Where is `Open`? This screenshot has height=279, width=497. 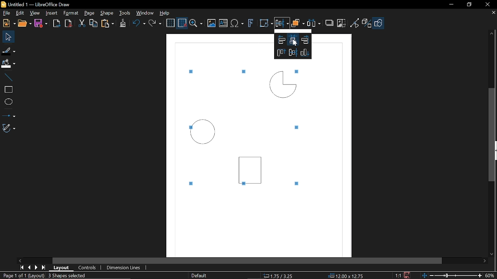
Open is located at coordinates (24, 24).